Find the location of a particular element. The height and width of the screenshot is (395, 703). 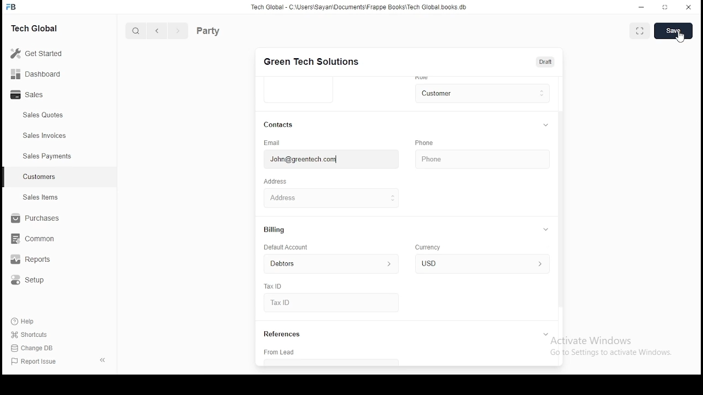

shortcuts is located at coordinates (29, 335).